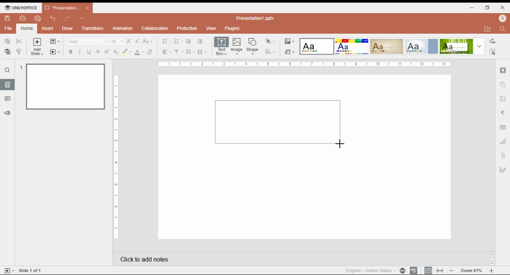  What do you see at coordinates (200, 41) in the screenshot?
I see `increase indent` at bounding box center [200, 41].